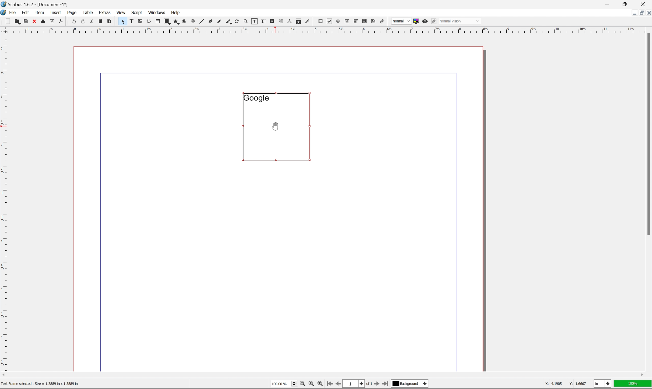  What do you see at coordinates (41, 12) in the screenshot?
I see `item` at bounding box center [41, 12].